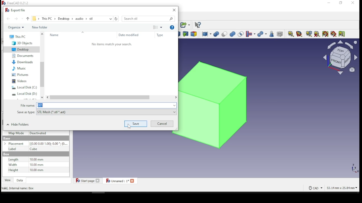 The image size is (362, 203). What do you see at coordinates (88, 180) in the screenshot?
I see `start page` at bounding box center [88, 180].